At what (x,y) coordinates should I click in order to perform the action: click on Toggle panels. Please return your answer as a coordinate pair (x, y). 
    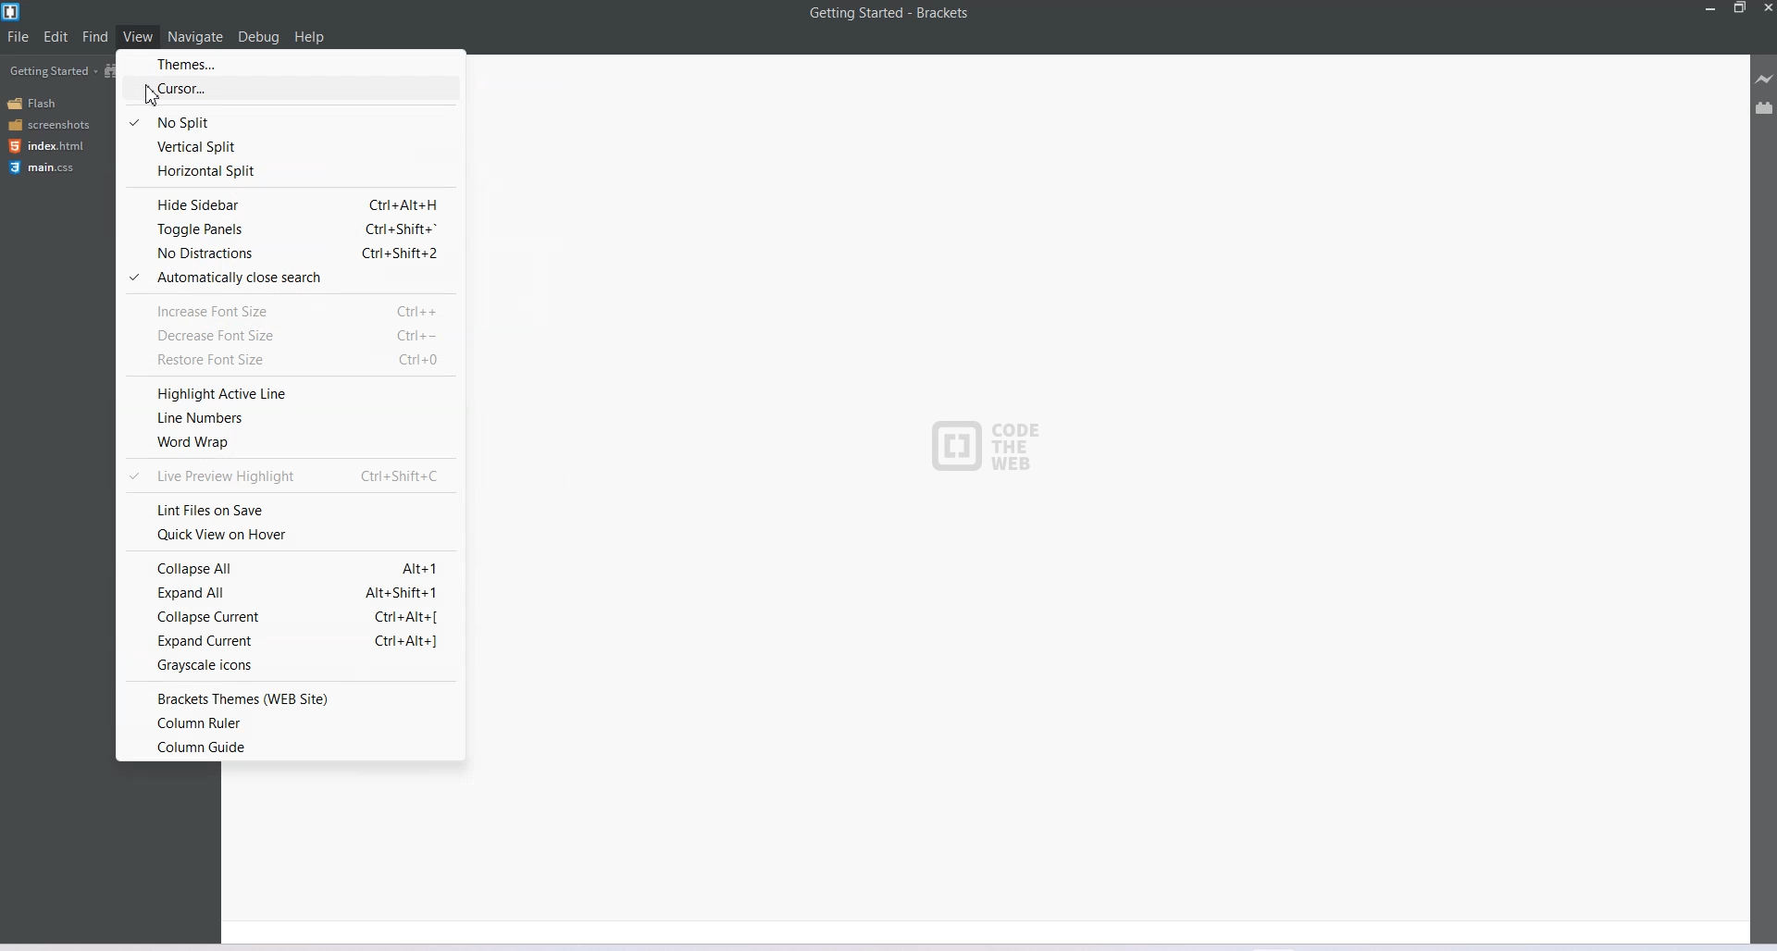
    Looking at the image, I should click on (288, 230).